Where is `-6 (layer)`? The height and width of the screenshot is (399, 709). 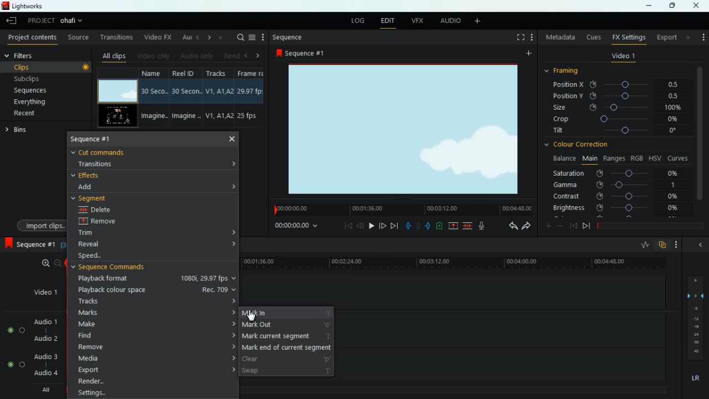 -6 (layer) is located at coordinates (695, 308).